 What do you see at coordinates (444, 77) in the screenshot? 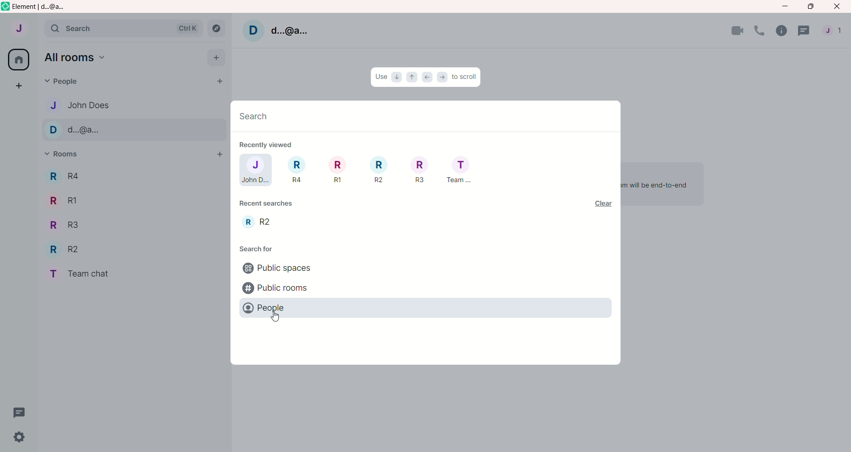
I see `right arrow icon` at bounding box center [444, 77].